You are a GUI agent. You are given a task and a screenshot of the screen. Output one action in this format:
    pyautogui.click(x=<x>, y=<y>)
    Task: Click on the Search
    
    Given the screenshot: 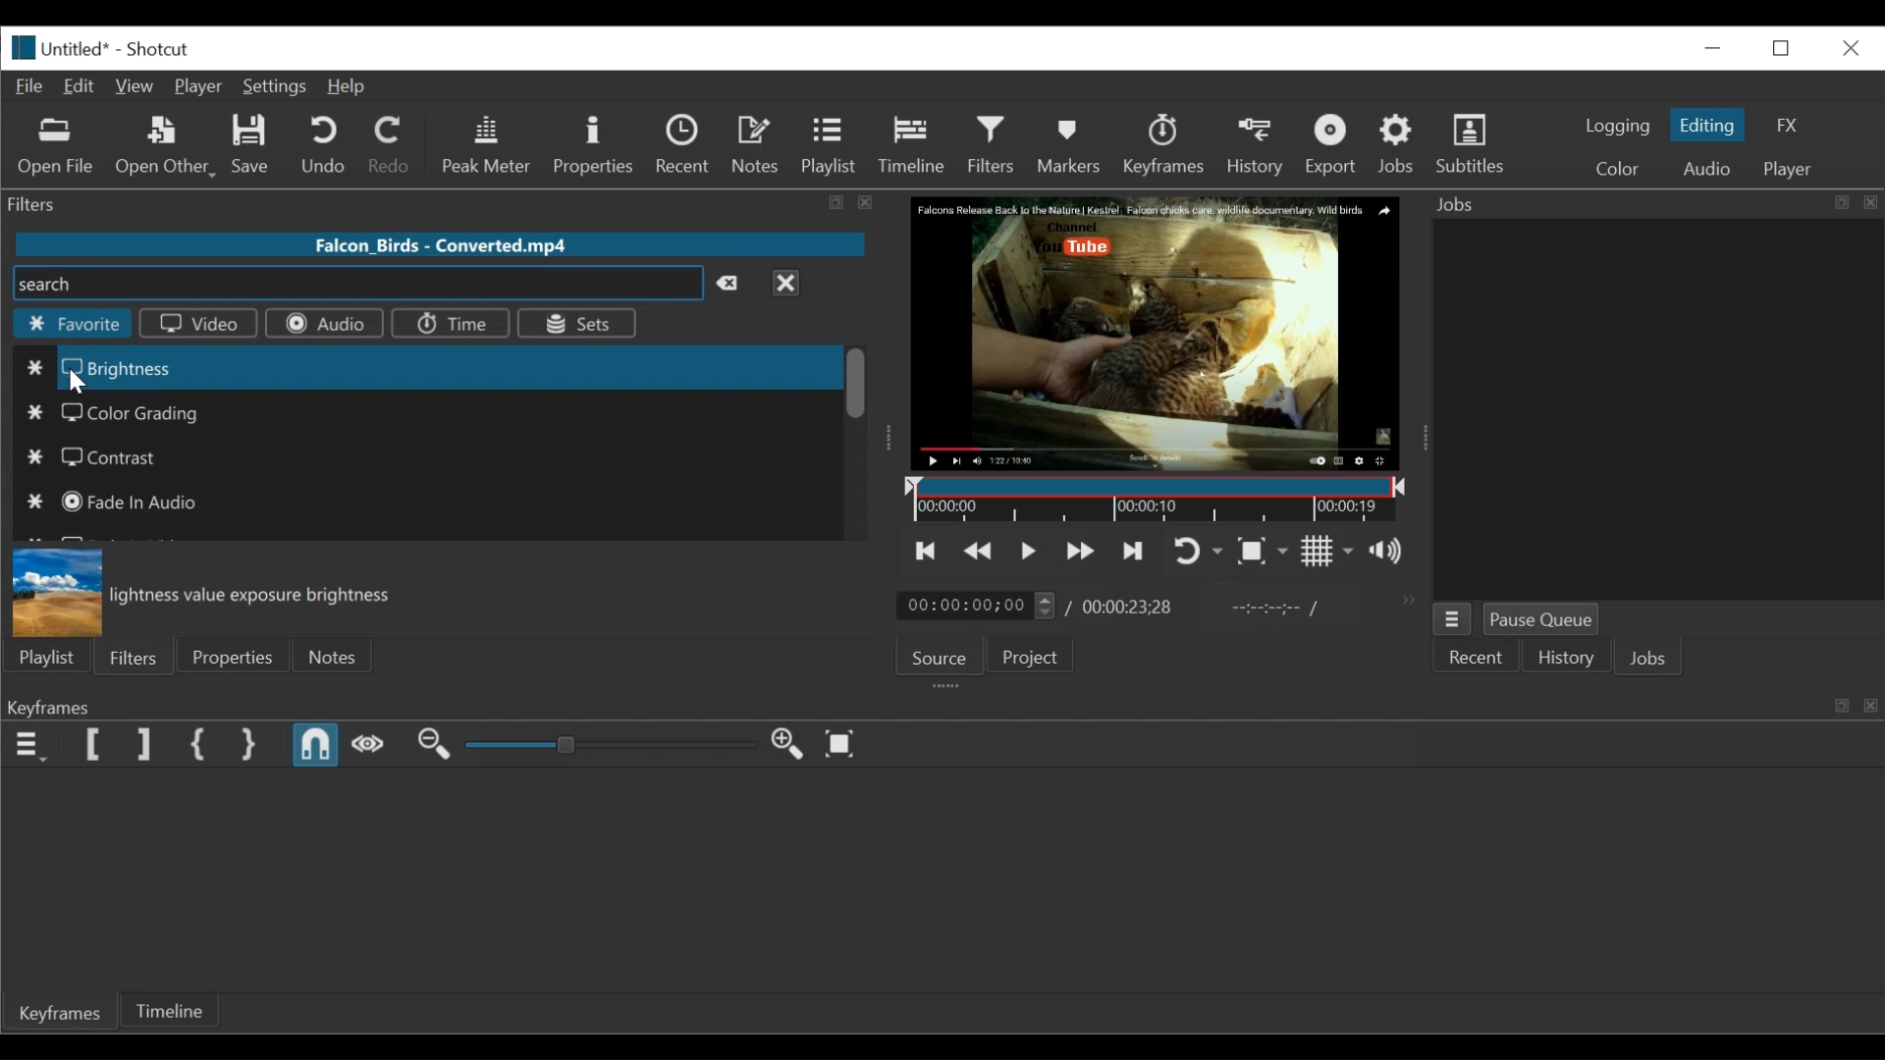 What is the action you would take?
    pyautogui.click(x=355, y=283)
    